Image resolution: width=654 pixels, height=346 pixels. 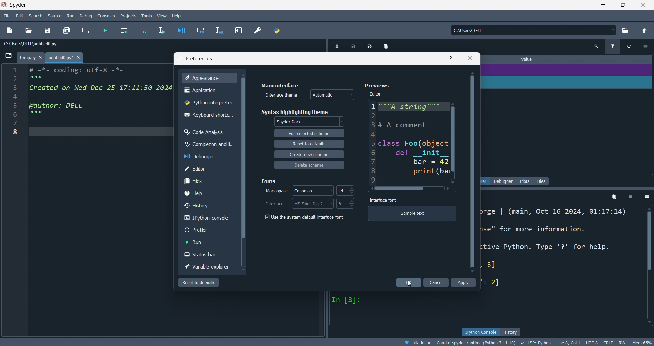 What do you see at coordinates (67, 69) in the screenshot?
I see `1 # -*- coding: utf-8 -*-` at bounding box center [67, 69].